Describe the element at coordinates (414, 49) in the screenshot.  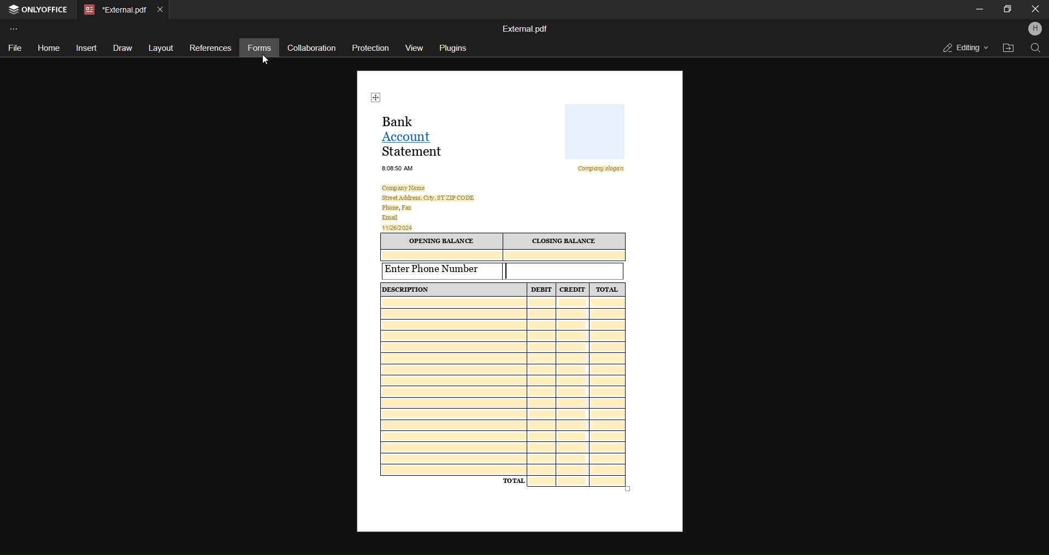
I see `view` at that location.